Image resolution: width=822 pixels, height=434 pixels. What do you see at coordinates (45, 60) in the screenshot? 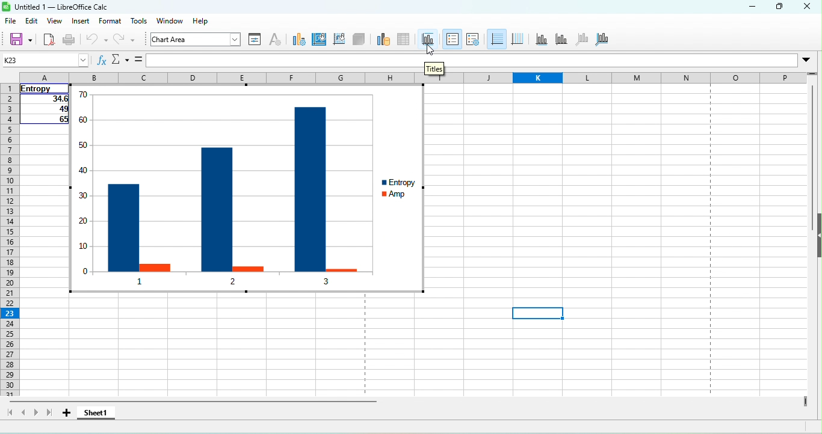
I see `name box (k23)` at bounding box center [45, 60].